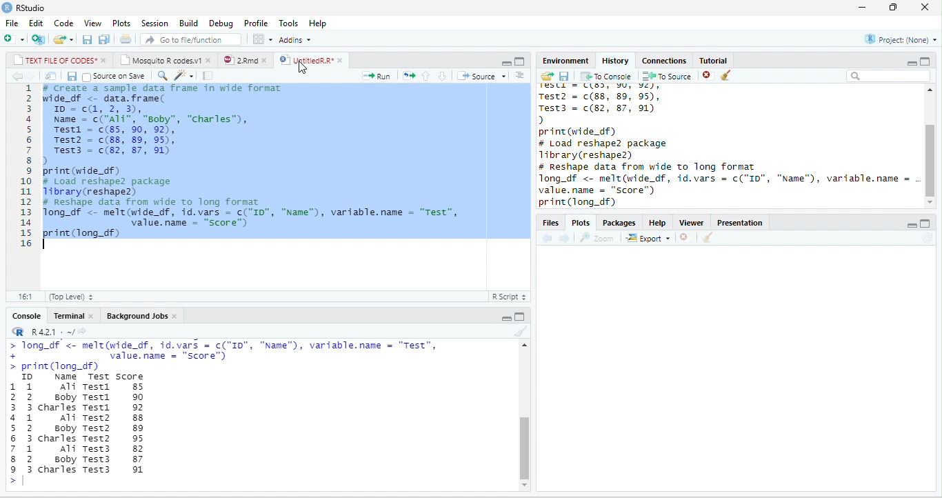 The height and width of the screenshot is (498, 942). I want to click on UntitledR.R, so click(305, 60).